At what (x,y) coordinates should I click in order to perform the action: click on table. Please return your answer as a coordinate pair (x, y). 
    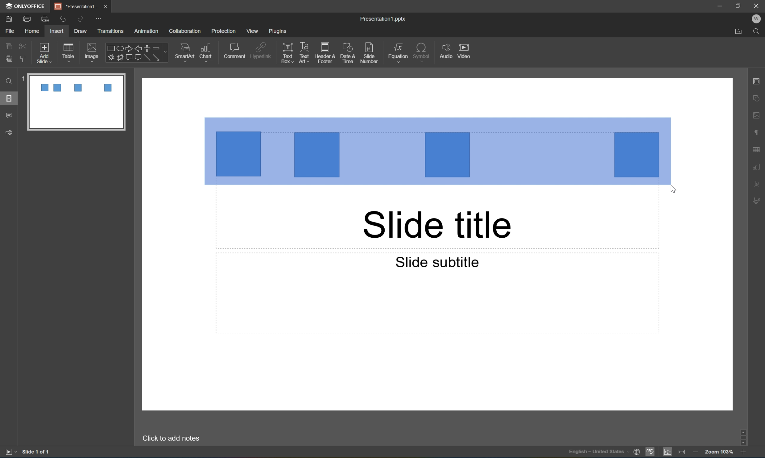
    Looking at the image, I should click on (71, 51).